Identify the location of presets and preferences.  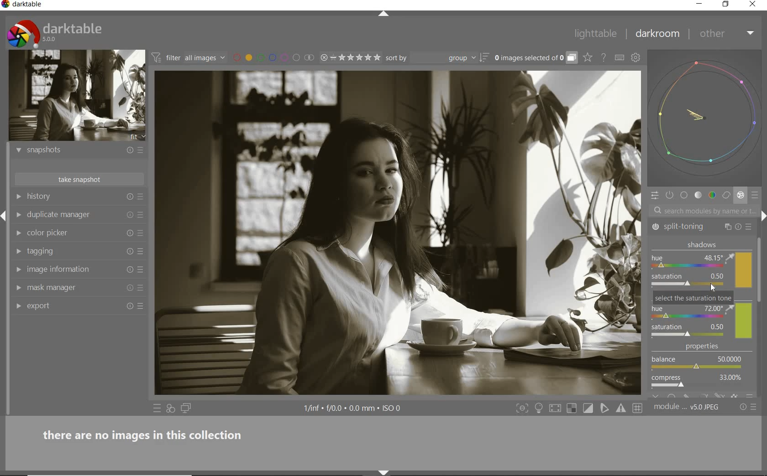
(140, 197).